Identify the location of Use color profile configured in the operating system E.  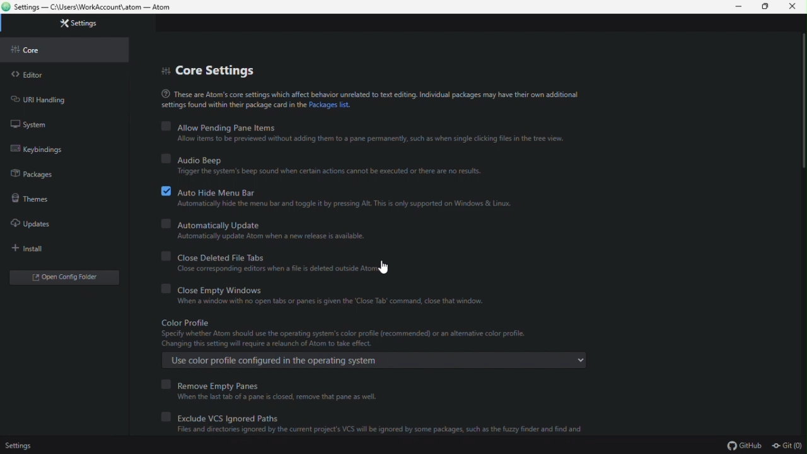
(371, 361).